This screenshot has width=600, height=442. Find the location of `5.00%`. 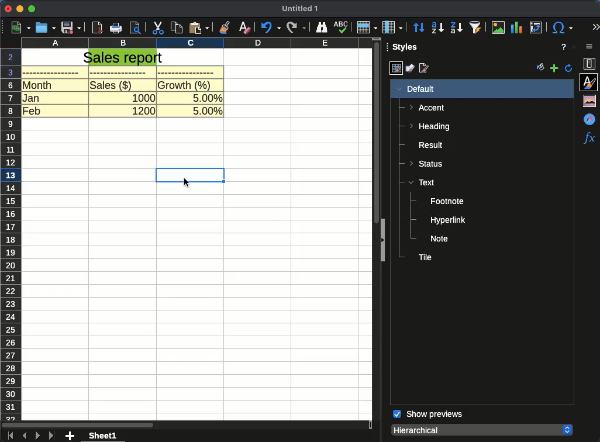

5.00% is located at coordinates (206, 110).